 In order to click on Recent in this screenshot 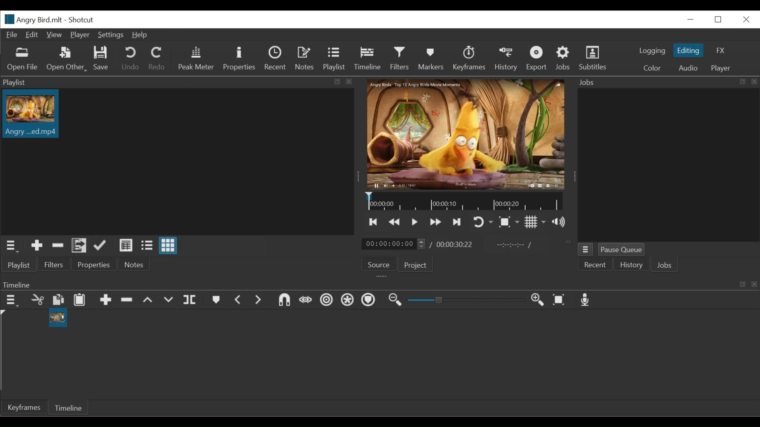, I will do `click(595, 265)`.